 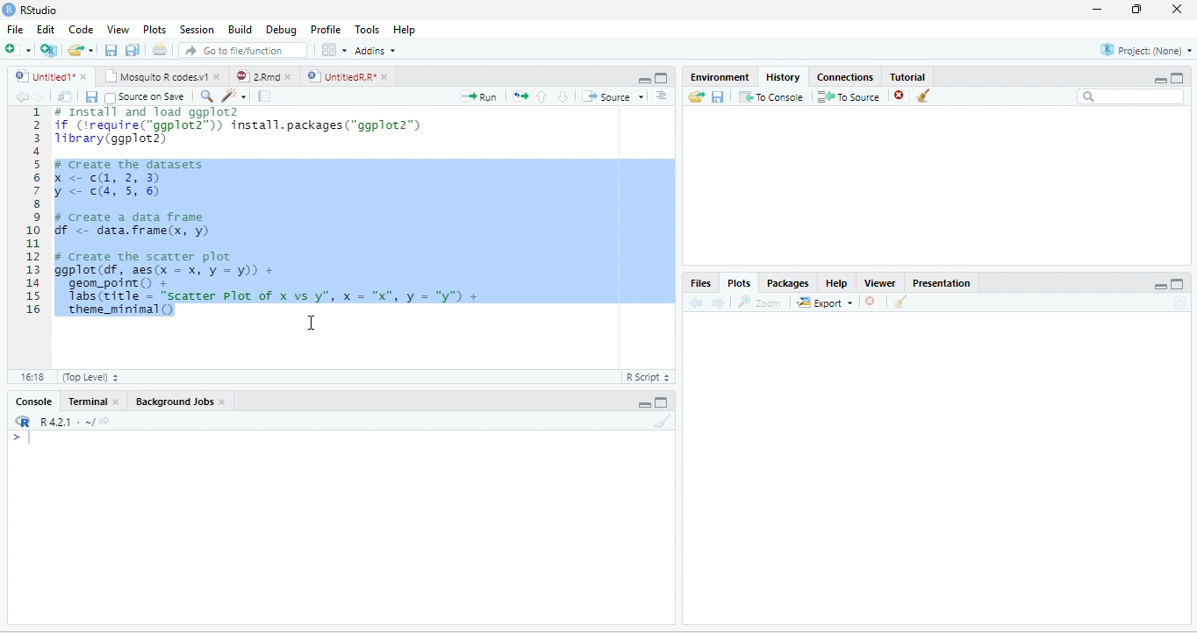 What do you see at coordinates (720, 77) in the screenshot?
I see `Environment` at bounding box center [720, 77].